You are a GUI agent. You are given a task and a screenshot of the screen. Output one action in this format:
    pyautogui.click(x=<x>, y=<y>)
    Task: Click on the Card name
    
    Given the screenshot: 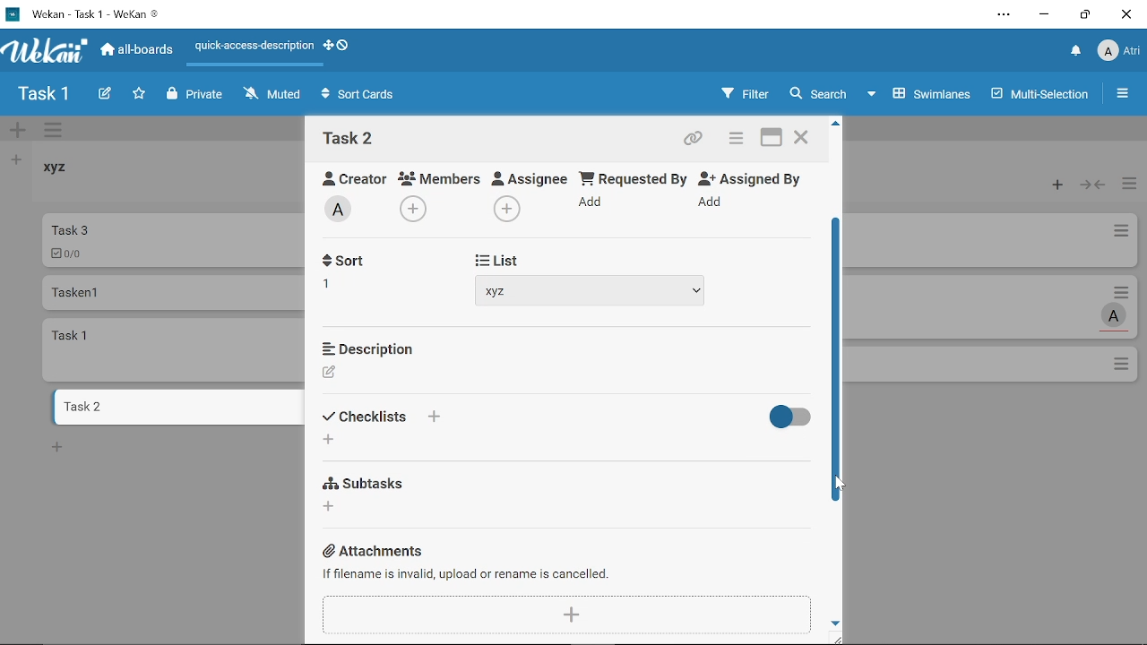 What is the action you would take?
    pyautogui.click(x=349, y=138)
    